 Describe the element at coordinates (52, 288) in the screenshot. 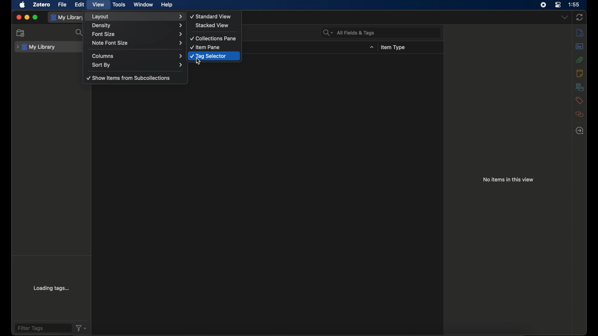

I see `loading tags` at that location.